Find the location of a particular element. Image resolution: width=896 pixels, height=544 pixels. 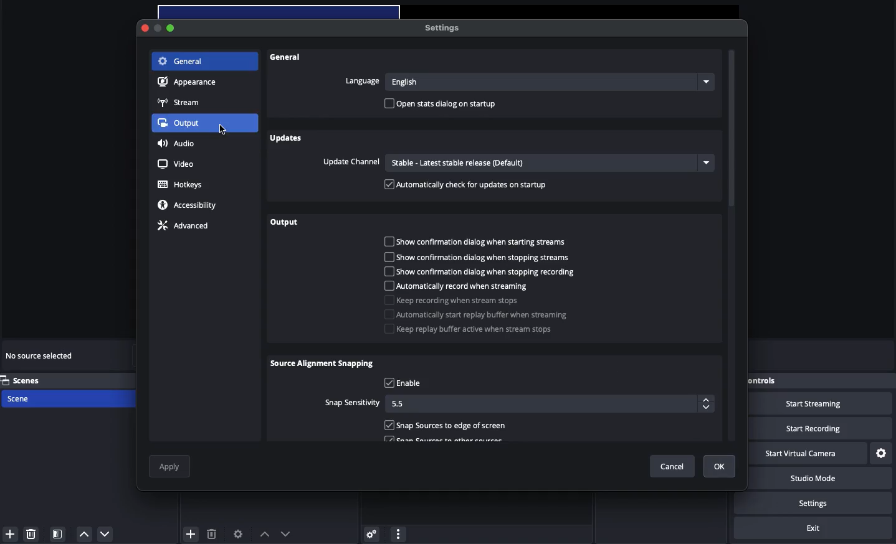

Hotkeys is located at coordinates (183, 185).